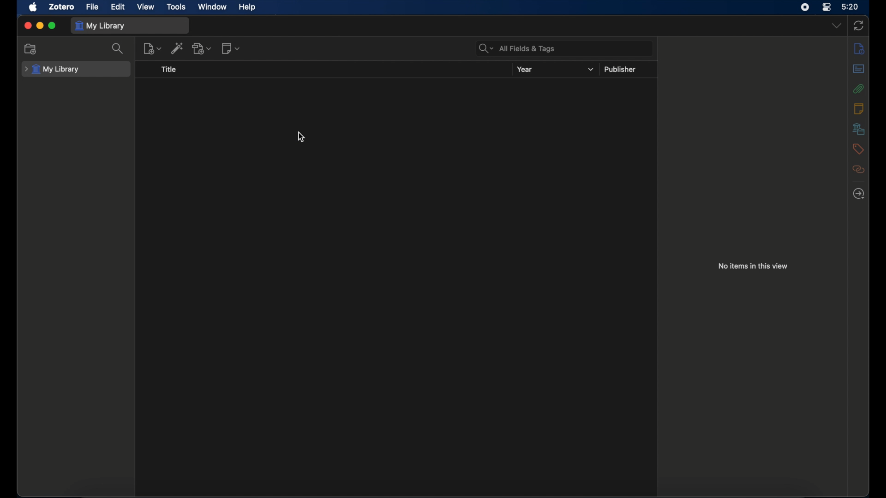 This screenshot has width=886, height=498. I want to click on year drop-down menu, so click(591, 70).